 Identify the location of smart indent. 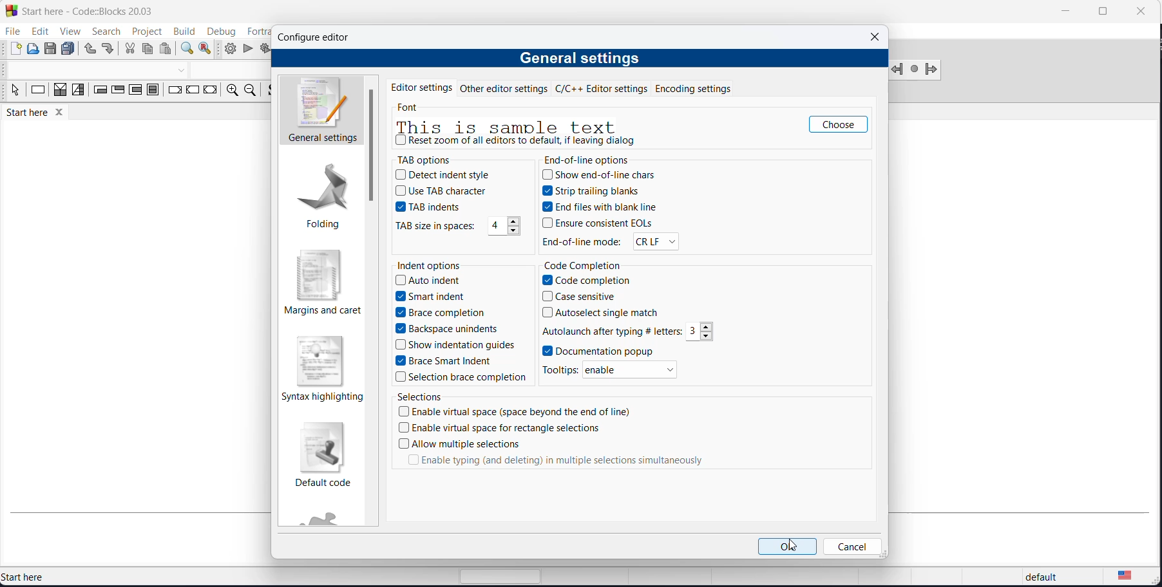
(432, 296).